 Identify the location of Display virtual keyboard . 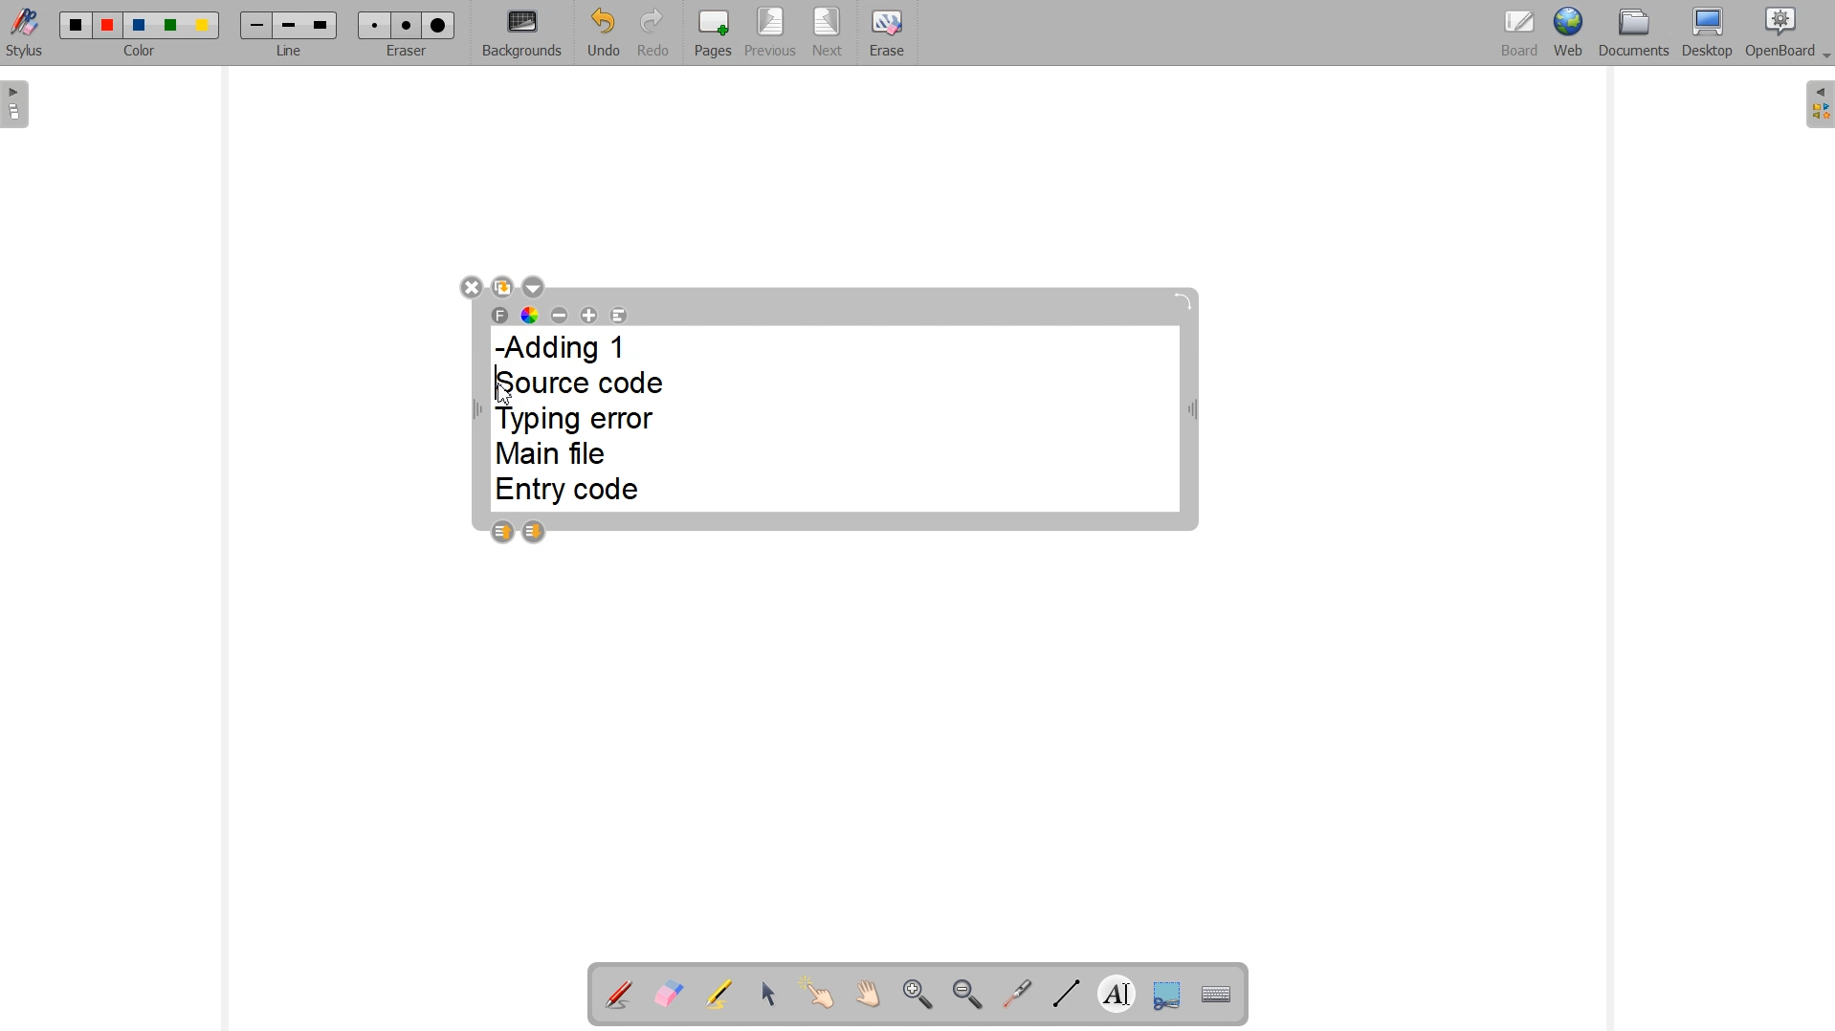
(1217, 992).